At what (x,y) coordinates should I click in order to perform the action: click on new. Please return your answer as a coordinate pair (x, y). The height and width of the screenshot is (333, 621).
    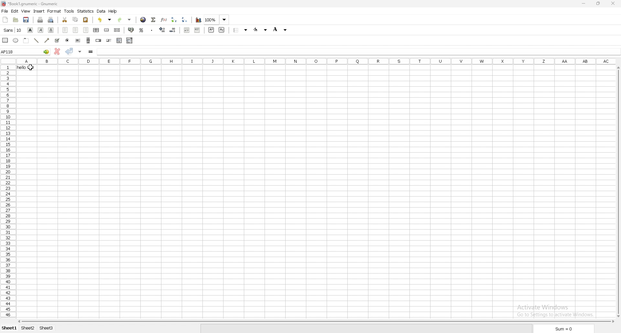
    Looking at the image, I should click on (5, 19).